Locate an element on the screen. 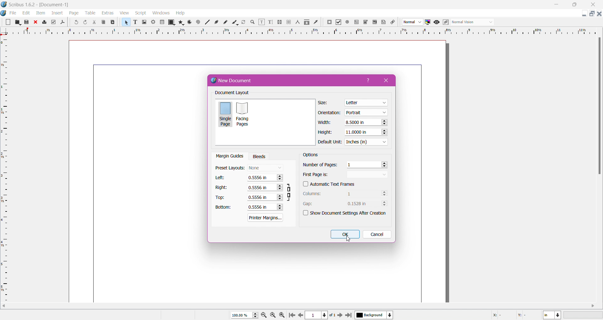  Help is located at coordinates (182, 13).